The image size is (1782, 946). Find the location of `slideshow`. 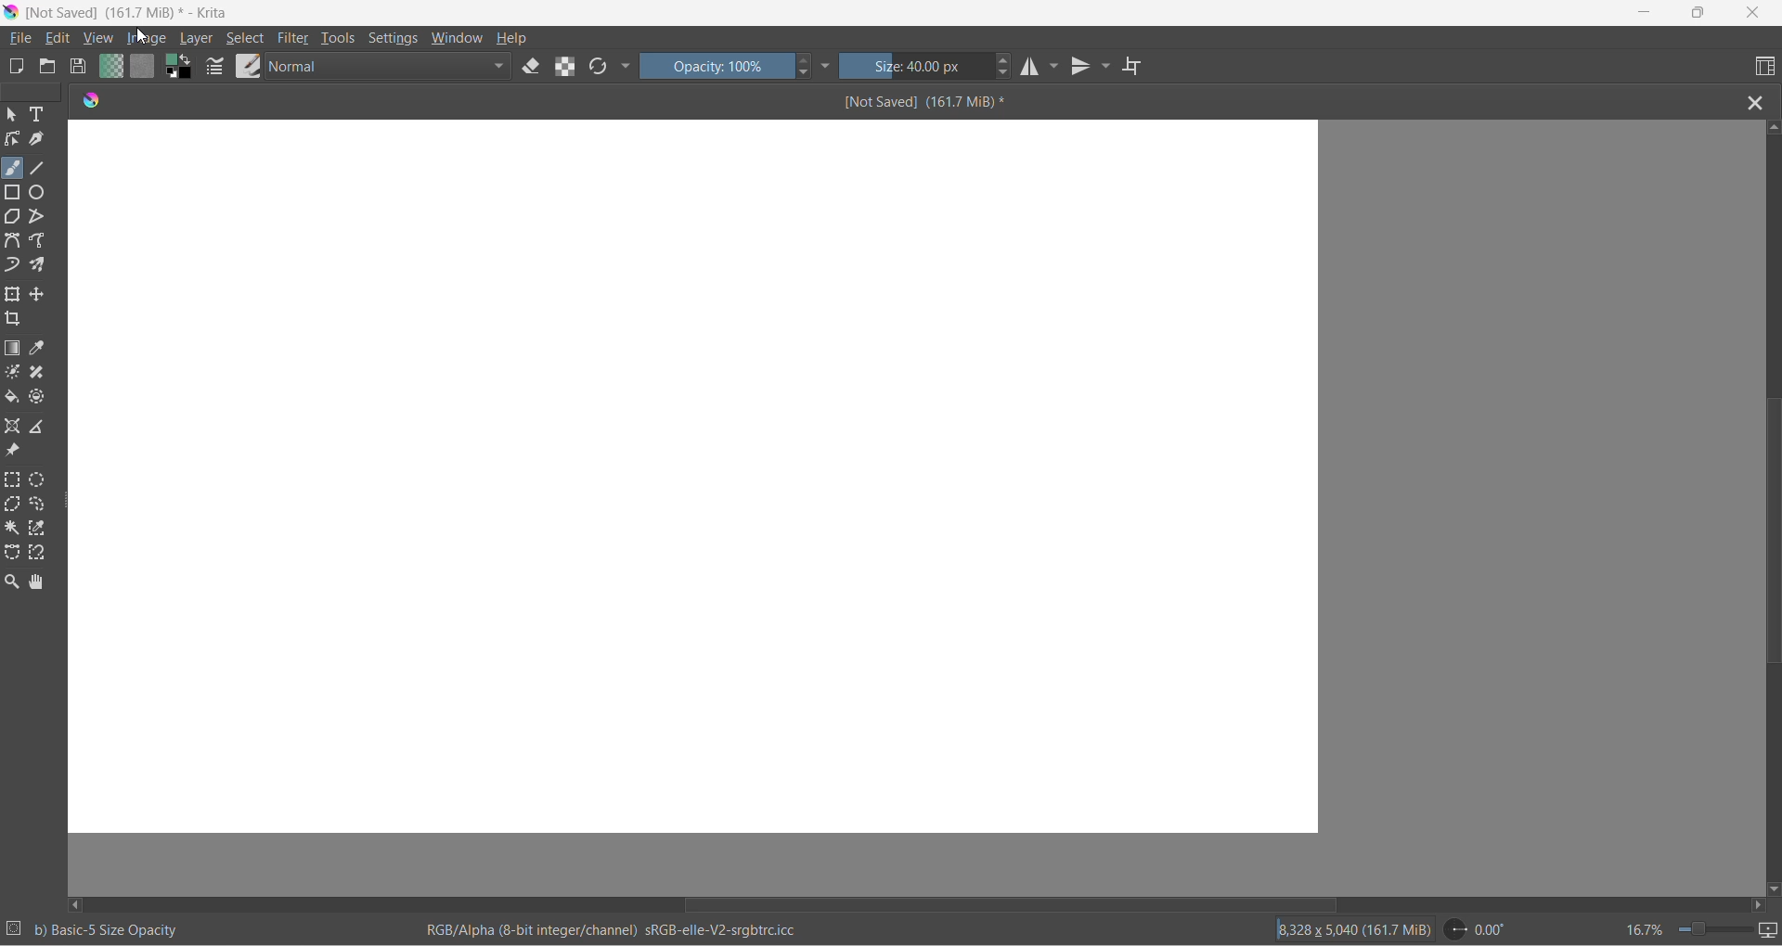

slideshow is located at coordinates (1770, 930).